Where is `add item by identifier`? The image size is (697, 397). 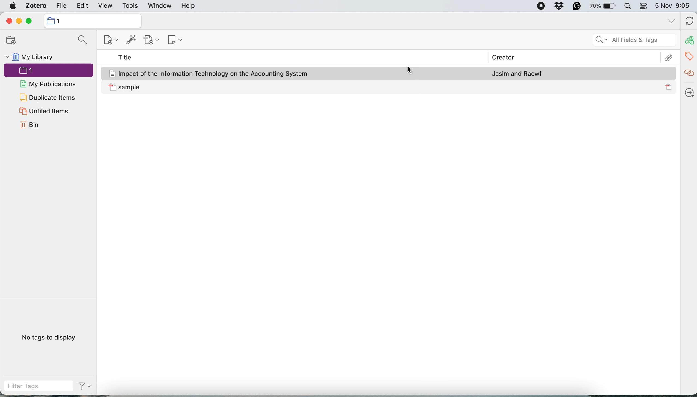
add item by identifier is located at coordinates (130, 40).